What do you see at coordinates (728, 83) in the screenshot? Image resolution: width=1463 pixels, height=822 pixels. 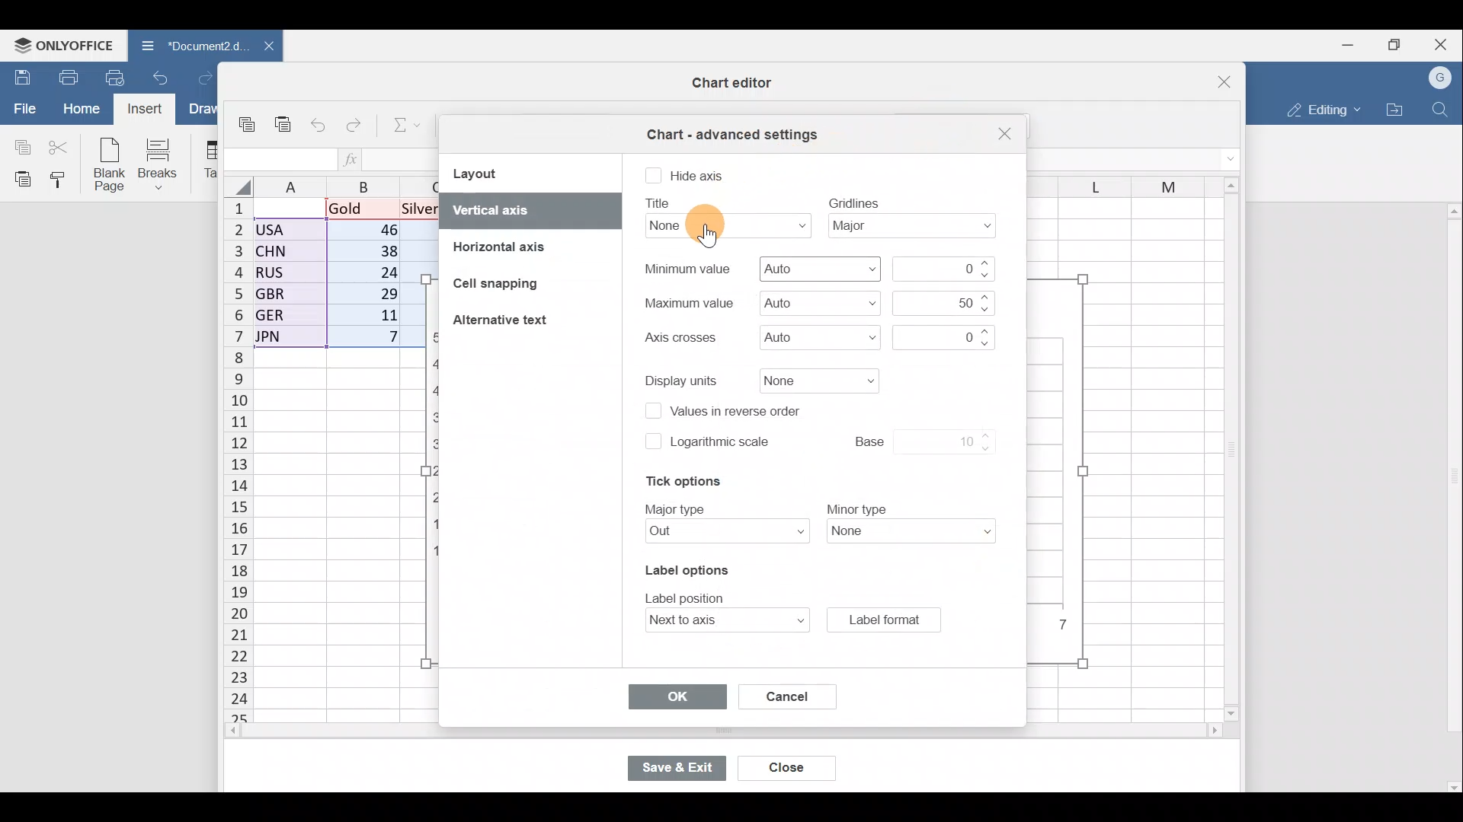 I see `Chart editor` at bounding box center [728, 83].